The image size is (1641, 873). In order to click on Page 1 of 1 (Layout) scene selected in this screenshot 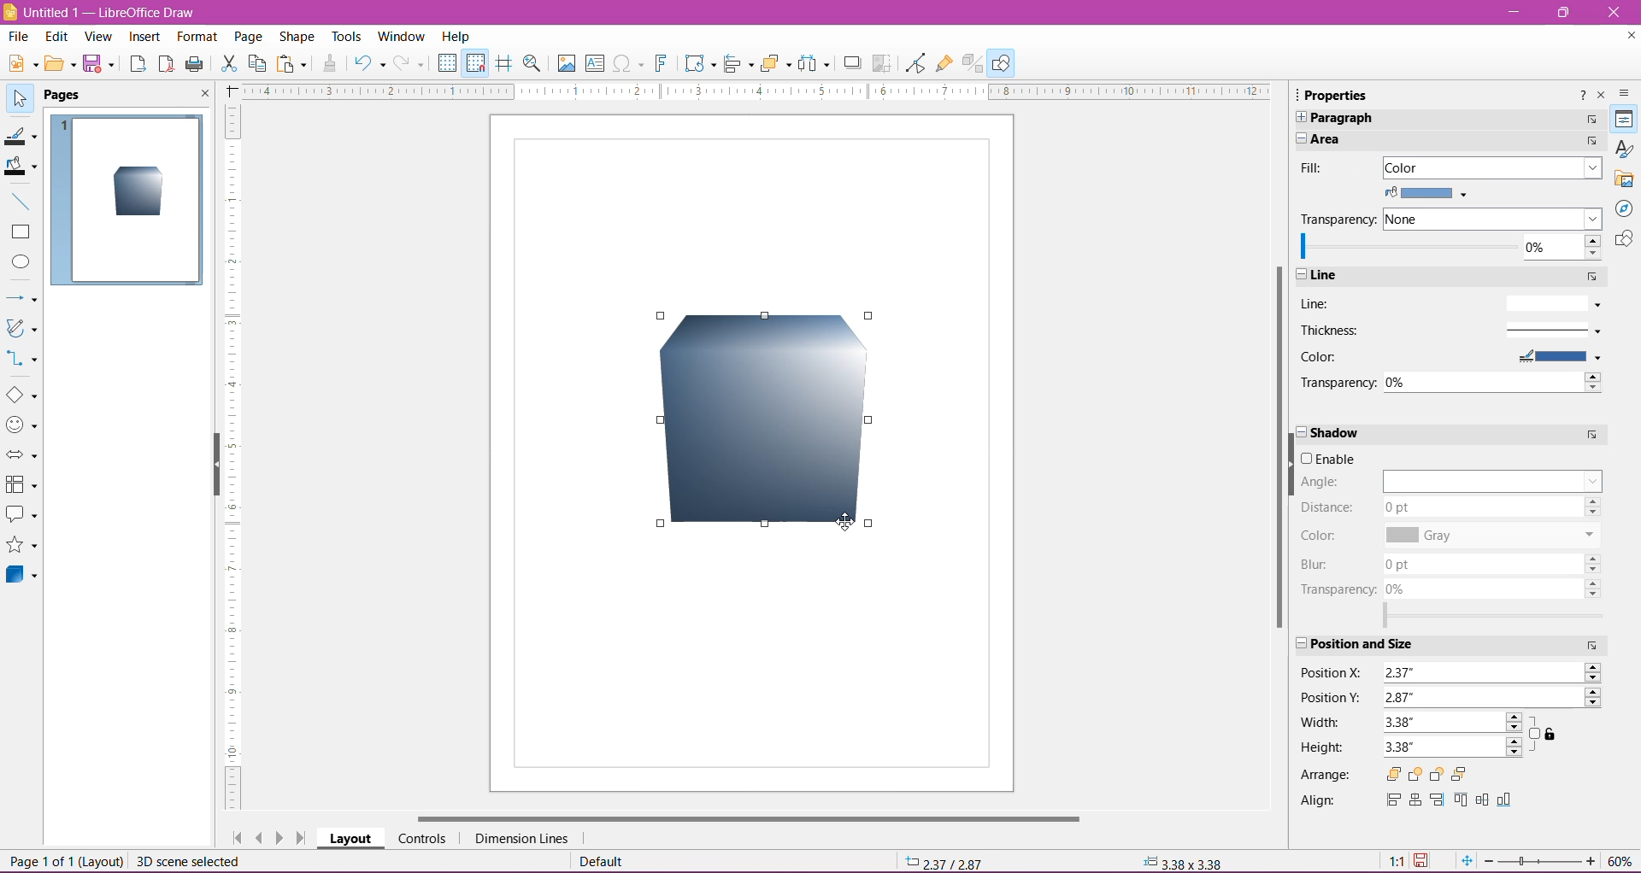, I will do `click(134, 861)`.